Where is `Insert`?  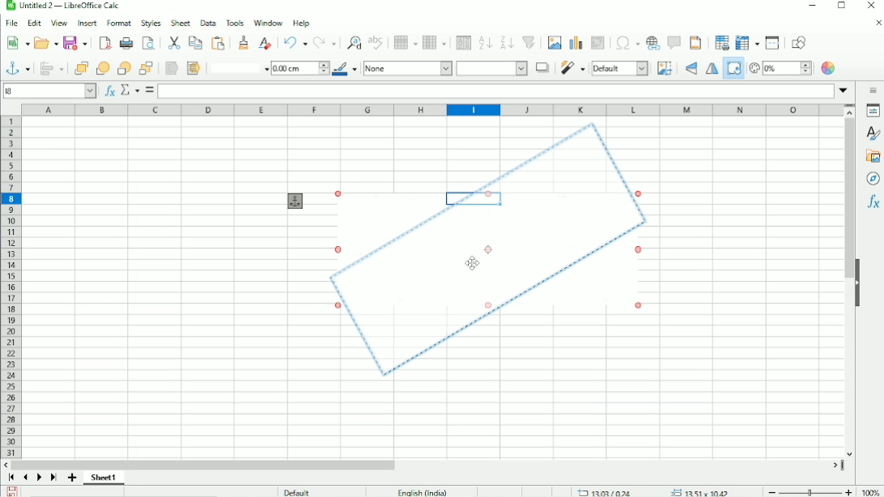 Insert is located at coordinates (86, 23).